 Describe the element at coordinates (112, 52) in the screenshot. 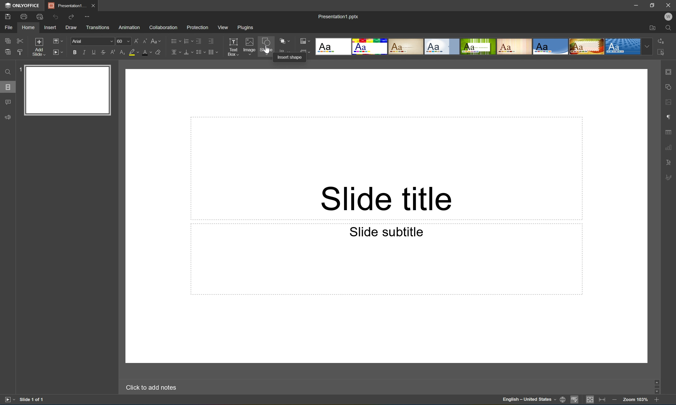

I see `Superscript` at that location.